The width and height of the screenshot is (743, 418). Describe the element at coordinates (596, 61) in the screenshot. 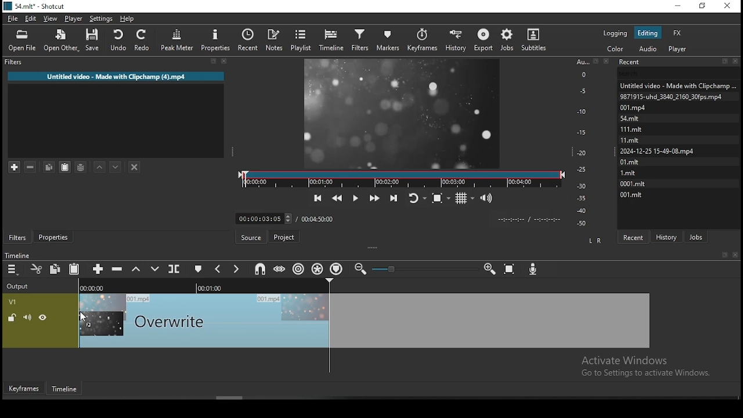

I see `Detach` at that location.